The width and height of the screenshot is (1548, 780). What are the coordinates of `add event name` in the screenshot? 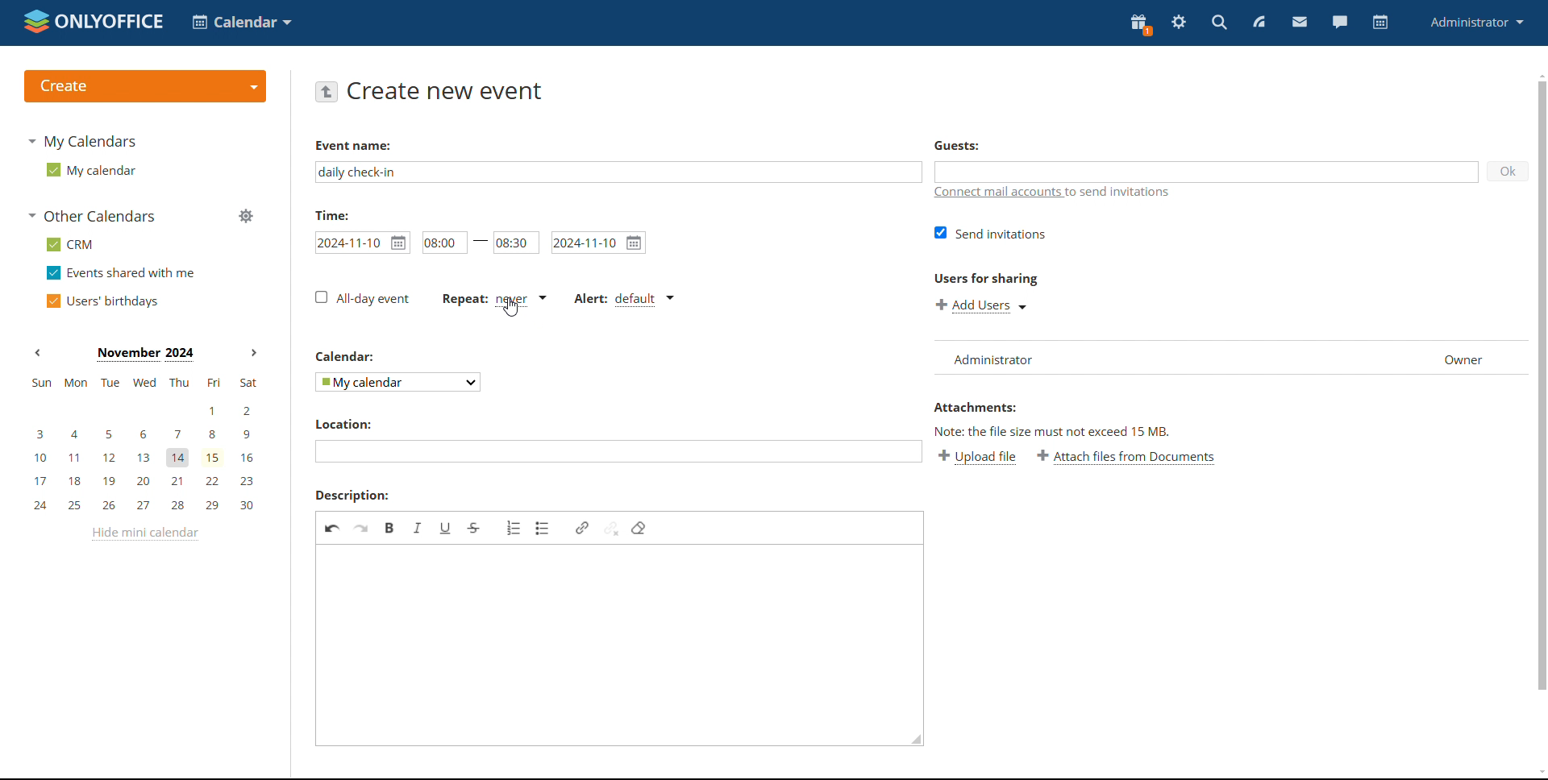 It's located at (618, 172).